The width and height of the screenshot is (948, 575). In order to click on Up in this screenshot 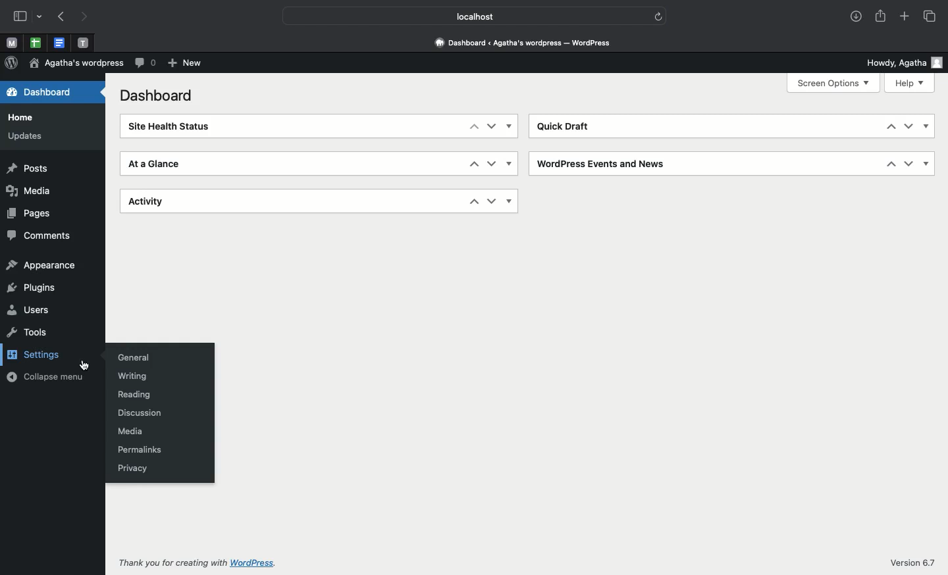, I will do `click(893, 128)`.